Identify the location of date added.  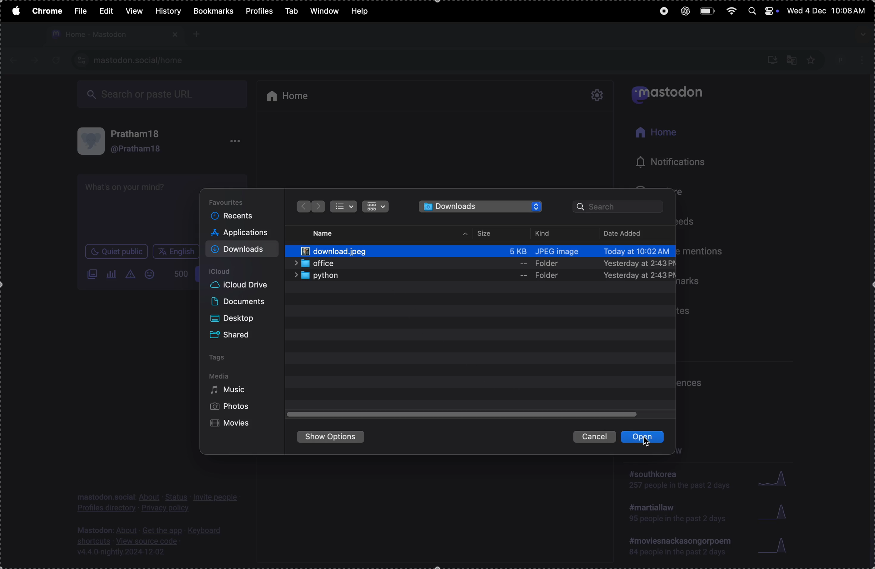
(632, 232).